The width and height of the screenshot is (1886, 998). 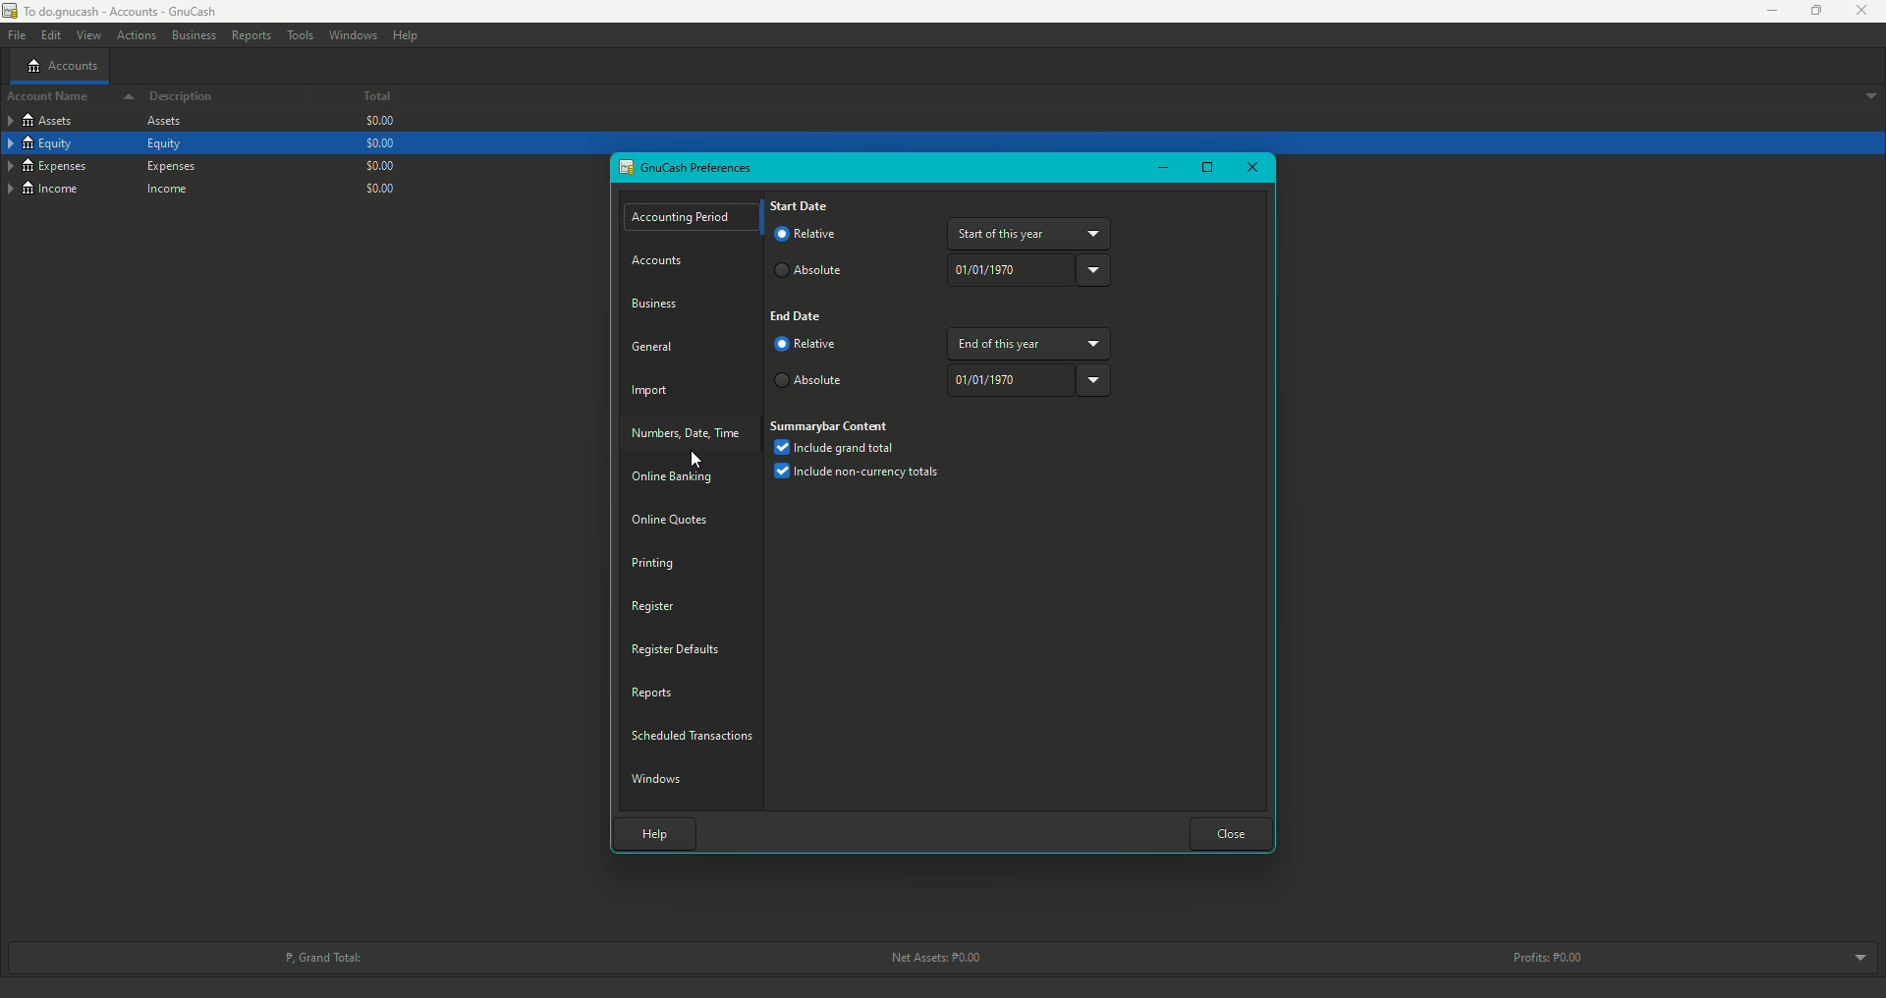 What do you see at coordinates (1552, 957) in the screenshot?
I see `Profits` at bounding box center [1552, 957].